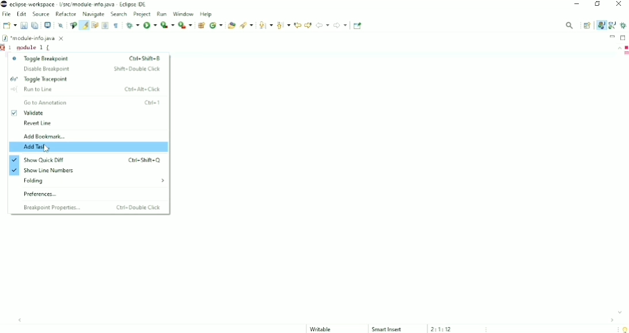 This screenshot has height=333, width=629. What do you see at coordinates (626, 47) in the screenshot?
I see `Errors` at bounding box center [626, 47].